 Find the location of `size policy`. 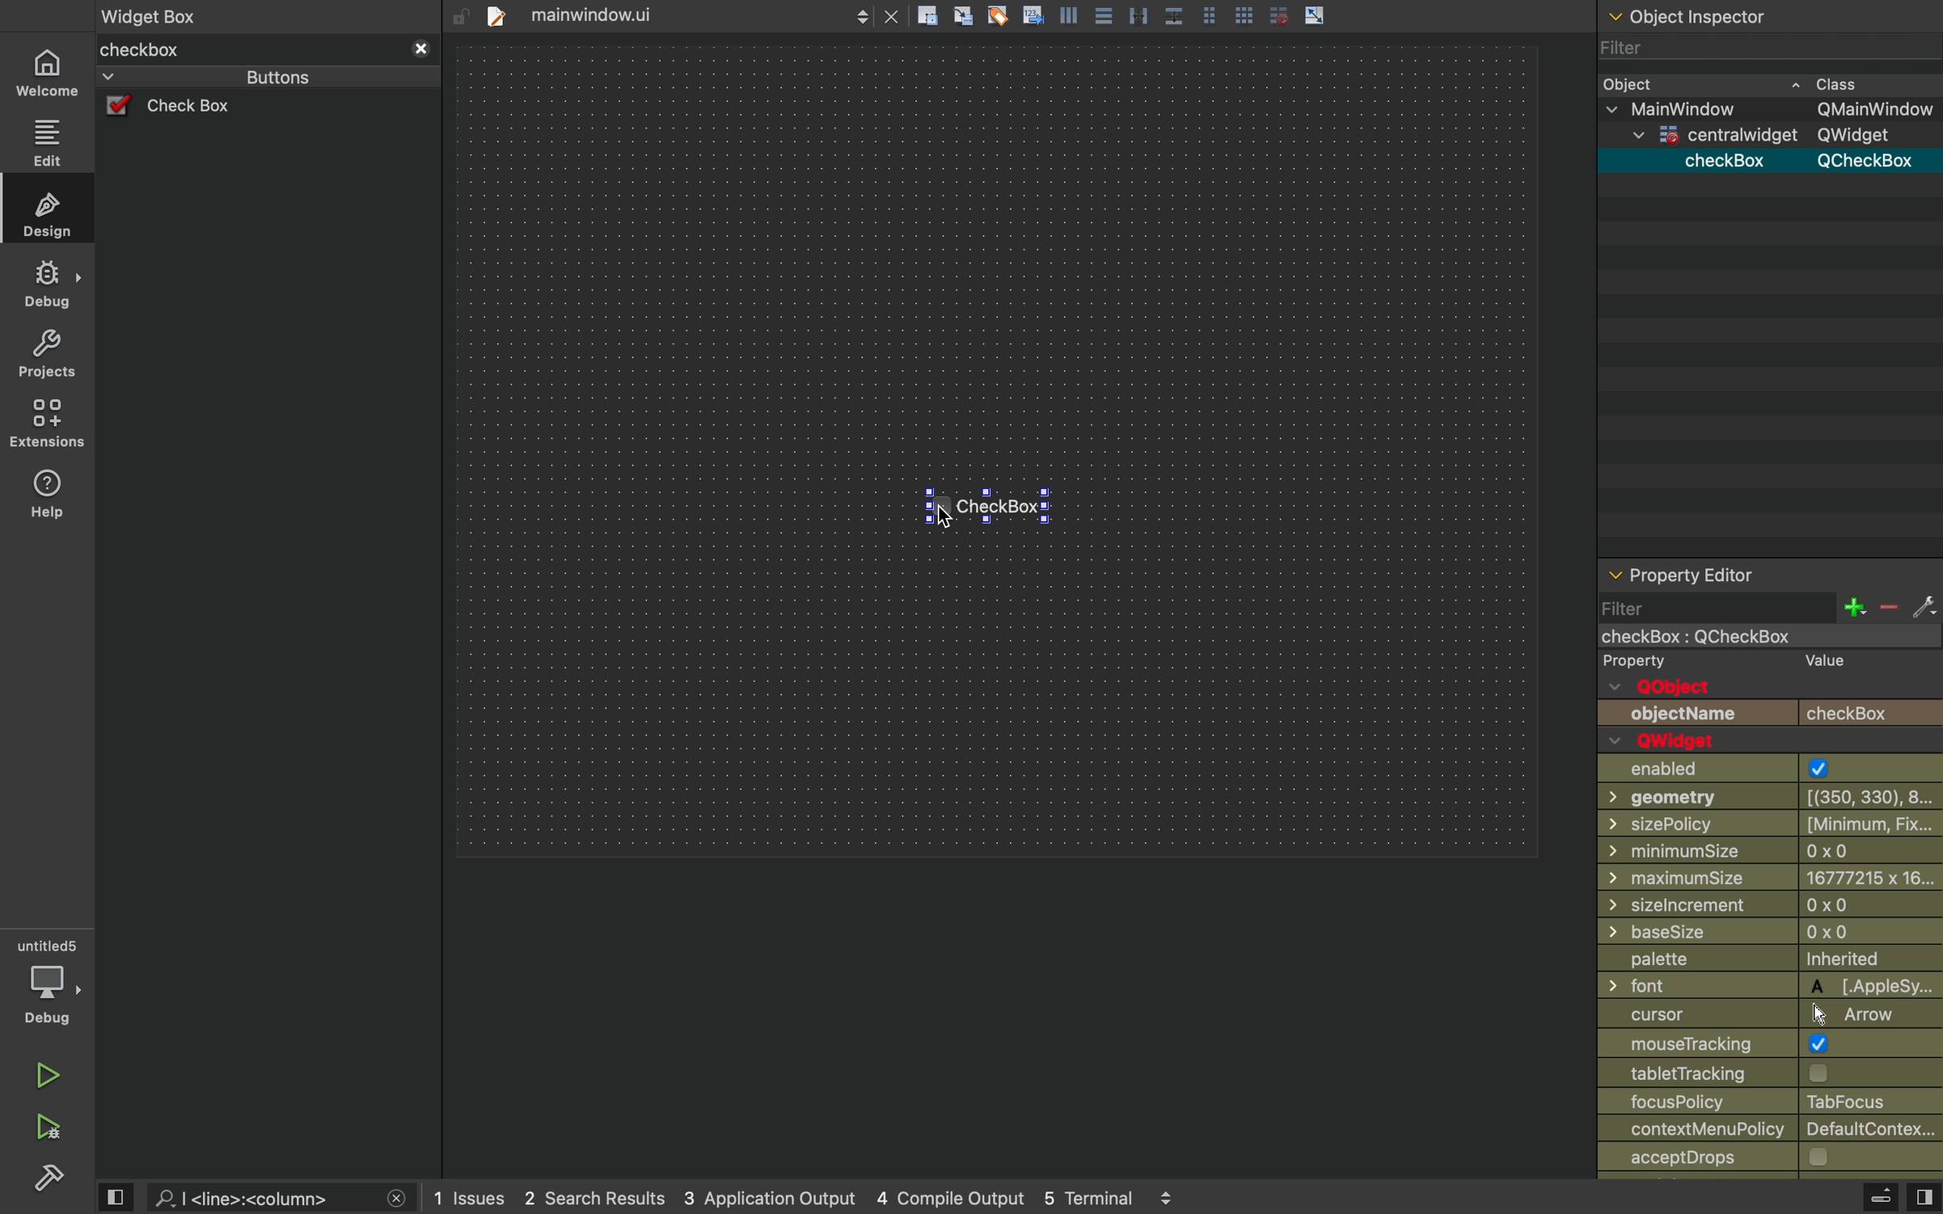

size policy is located at coordinates (1772, 823).